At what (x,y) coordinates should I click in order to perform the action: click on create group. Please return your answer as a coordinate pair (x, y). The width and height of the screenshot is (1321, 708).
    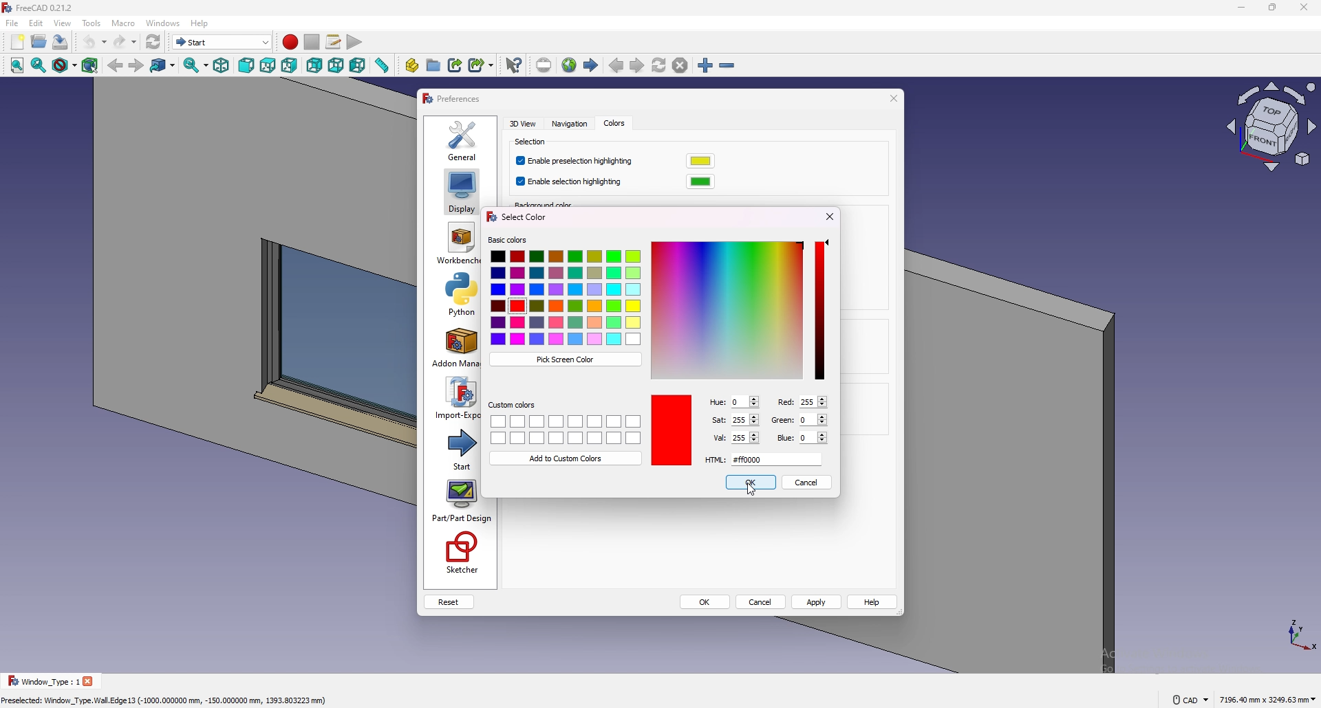
    Looking at the image, I should click on (435, 65).